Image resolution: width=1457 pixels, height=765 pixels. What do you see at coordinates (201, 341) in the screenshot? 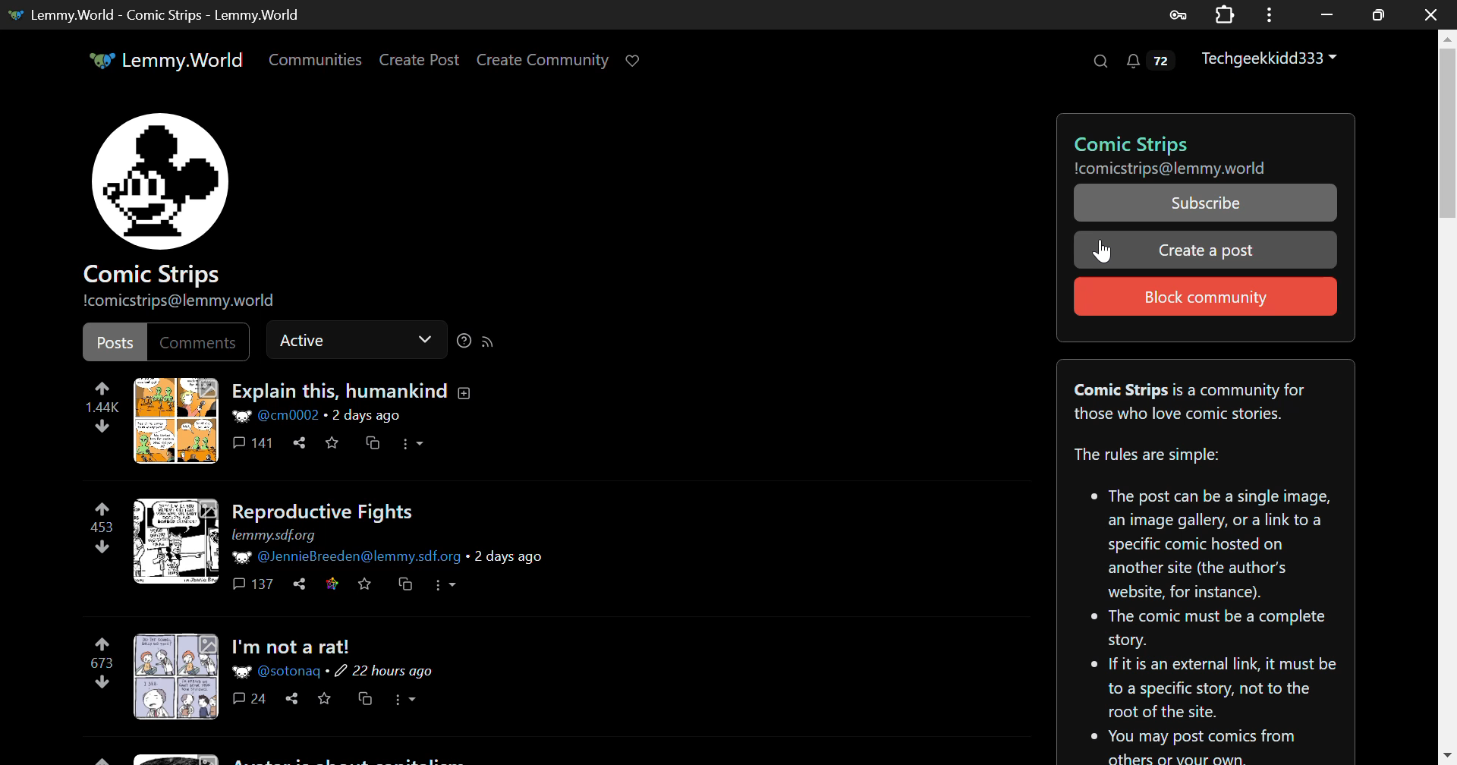
I see `Comments Filter Unselected` at bounding box center [201, 341].